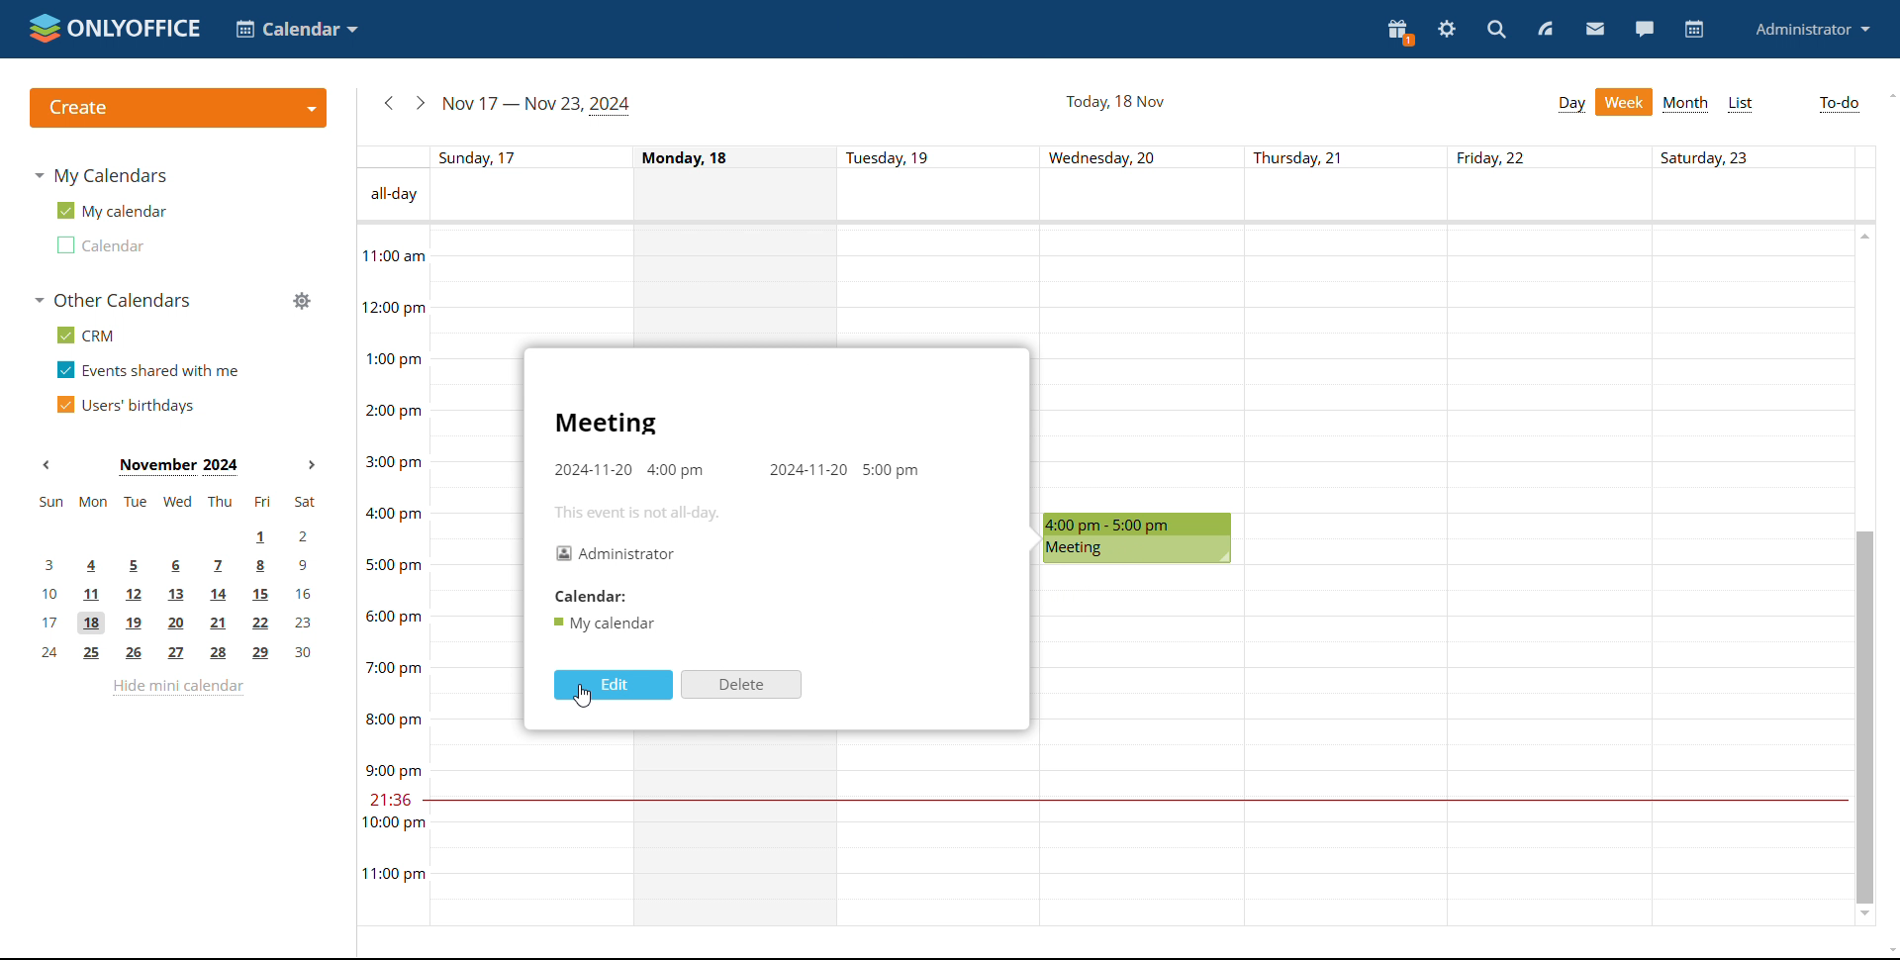 Image resolution: width=1900 pixels, height=960 pixels. What do you see at coordinates (315, 466) in the screenshot?
I see `next month` at bounding box center [315, 466].